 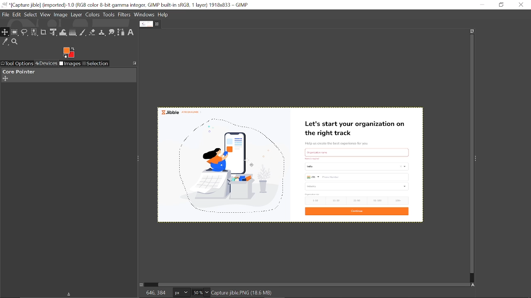 What do you see at coordinates (482, 4) in the screenshot?
I see `Minimize` at bounding box center [482, 4].